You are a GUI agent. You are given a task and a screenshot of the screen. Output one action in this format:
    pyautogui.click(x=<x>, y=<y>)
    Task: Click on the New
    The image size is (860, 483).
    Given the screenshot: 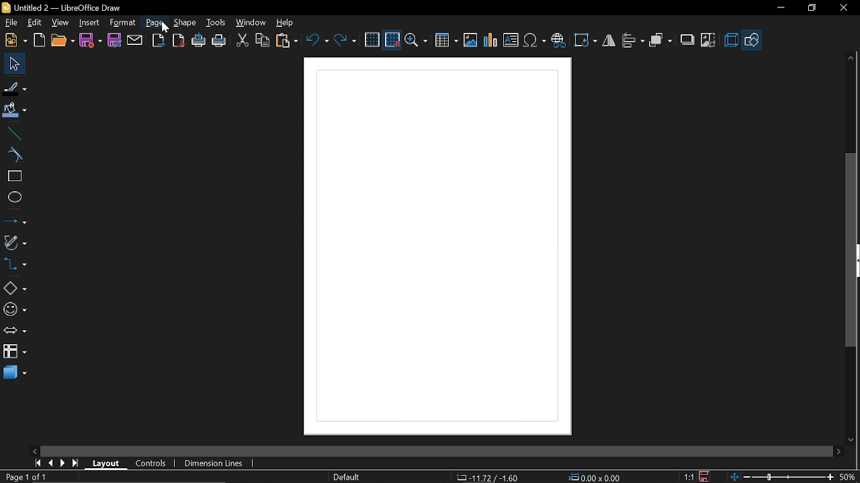 What is the action you would take?
    pyautogui.click(x=16, y=40)
    